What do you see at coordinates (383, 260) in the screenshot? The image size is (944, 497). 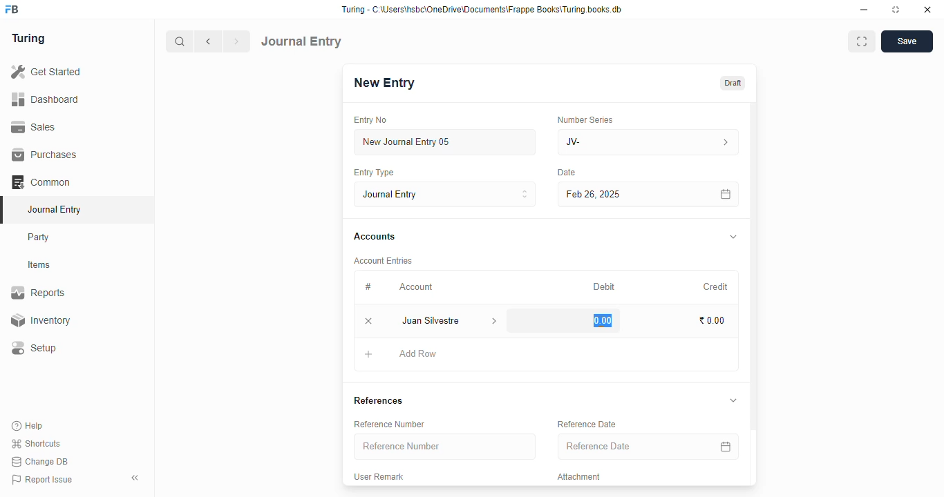 I see `account entries` at bounding box center [383, 260].